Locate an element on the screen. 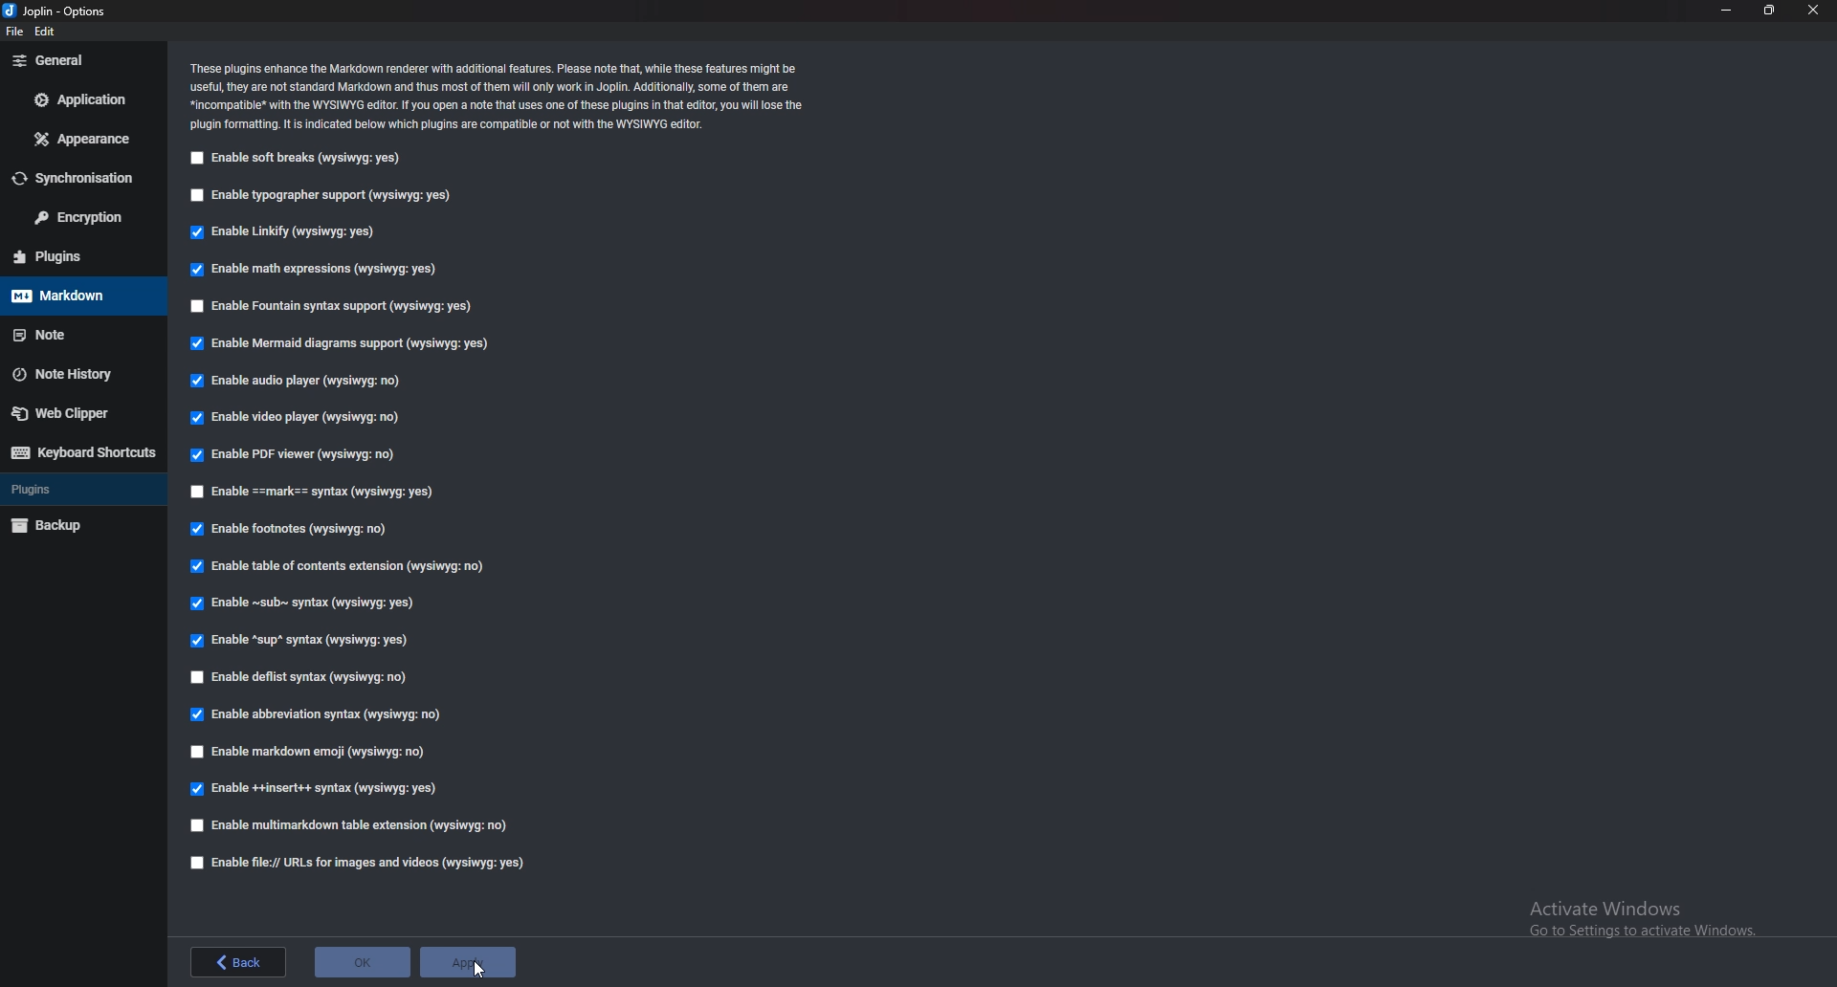 The width and height of the screenshot is (1837, 987). Enable math expressions is located at coordinates (311, 270).